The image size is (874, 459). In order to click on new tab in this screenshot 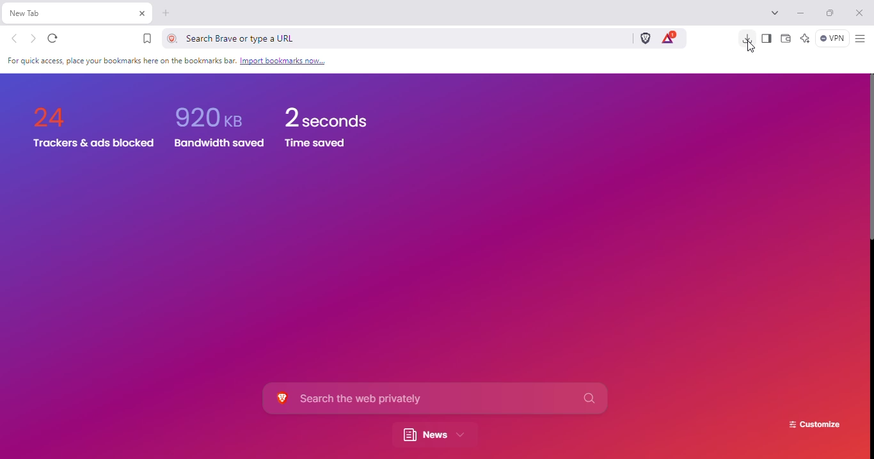, I will do `click(166, 13)`.